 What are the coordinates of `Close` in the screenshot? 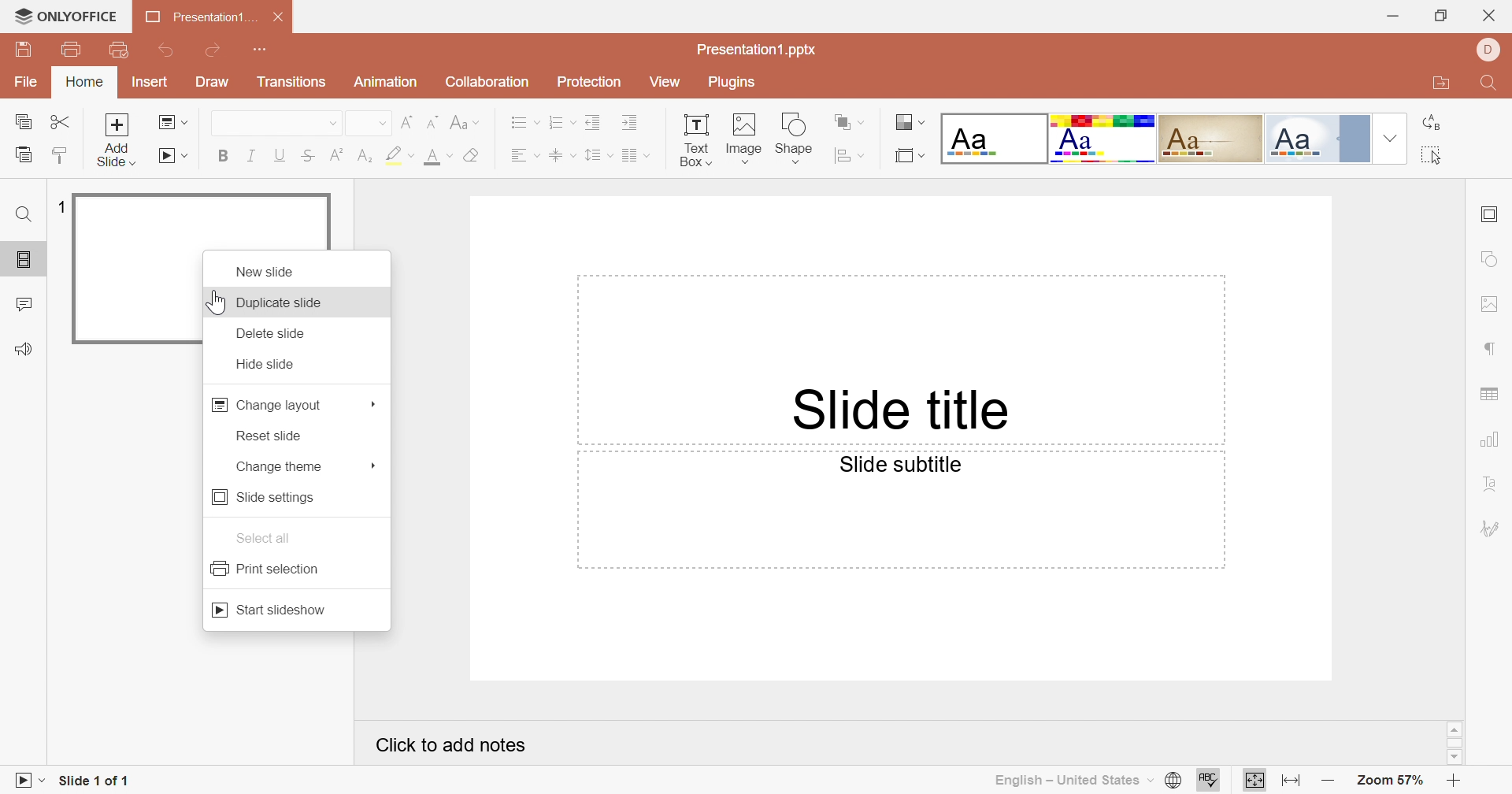 It's located at (1489, 15).